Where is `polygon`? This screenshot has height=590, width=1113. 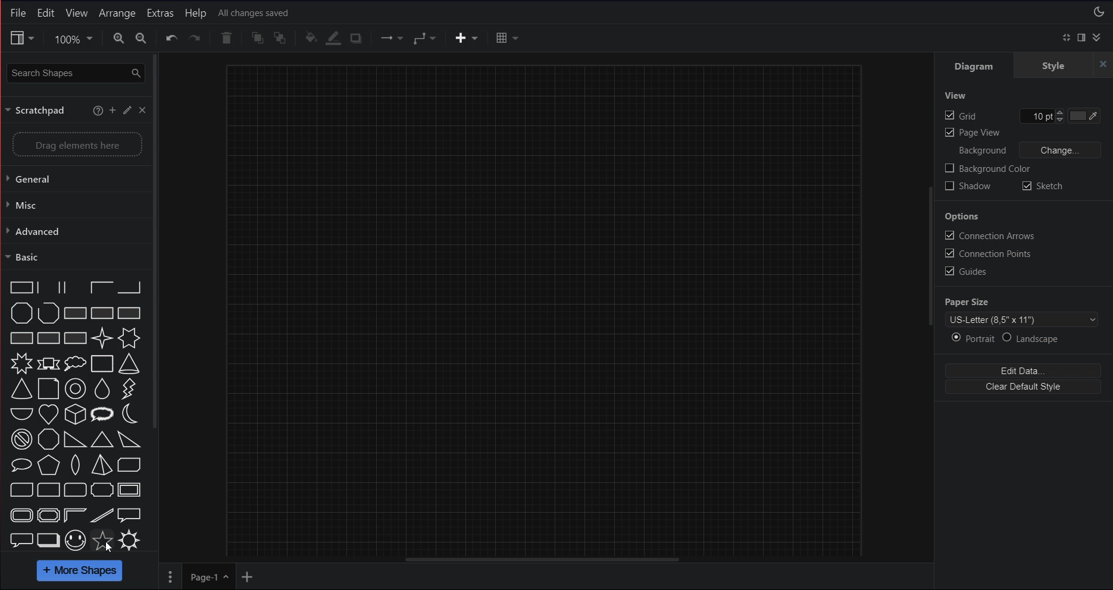 polygon is located at coordinates (22, 313).